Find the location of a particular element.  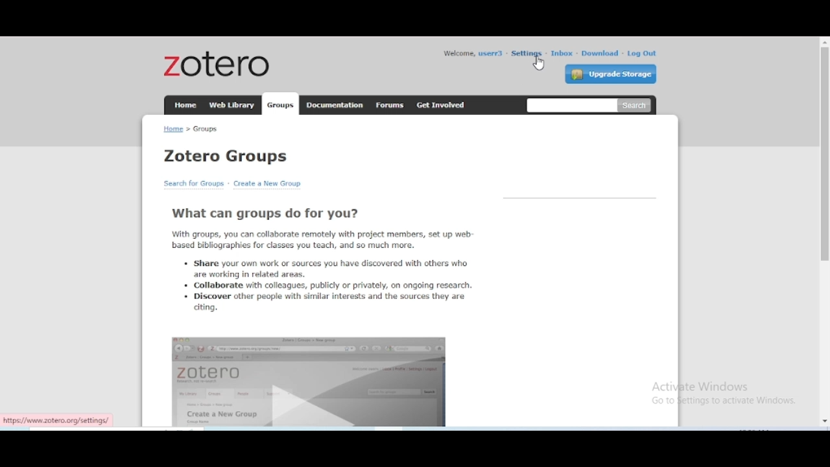

home is located at coordinates (173, 129).